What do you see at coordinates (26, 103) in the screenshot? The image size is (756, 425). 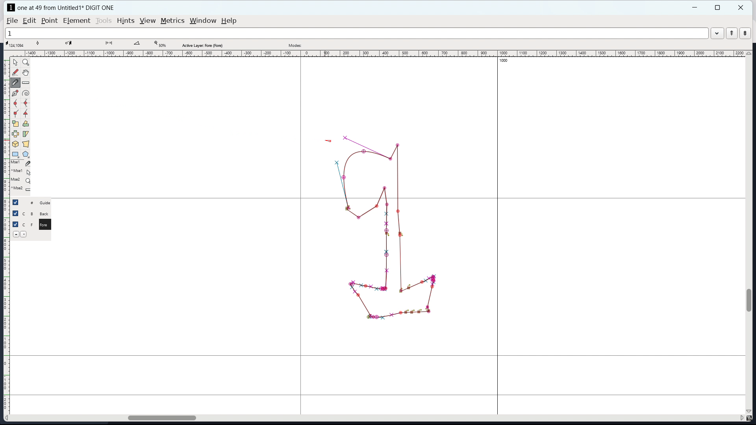 I see `add a curve point always either horizontal or vertical` at bounding box center [26, 103].